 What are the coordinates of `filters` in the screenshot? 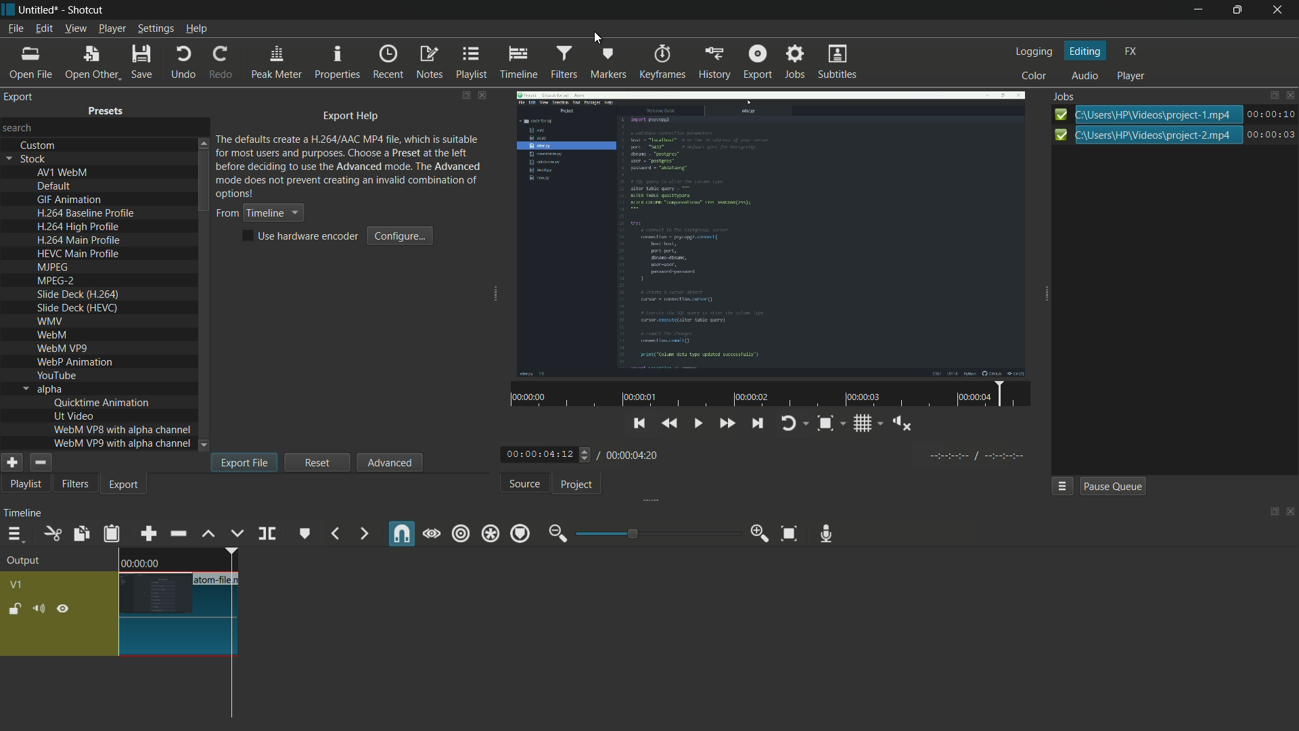 It's located at (564, 62).